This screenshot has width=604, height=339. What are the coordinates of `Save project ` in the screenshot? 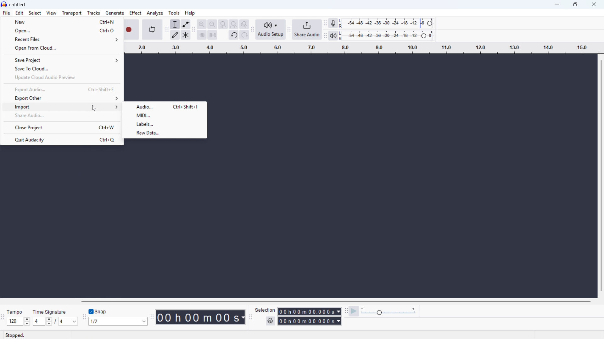 It's located at (62, 59).